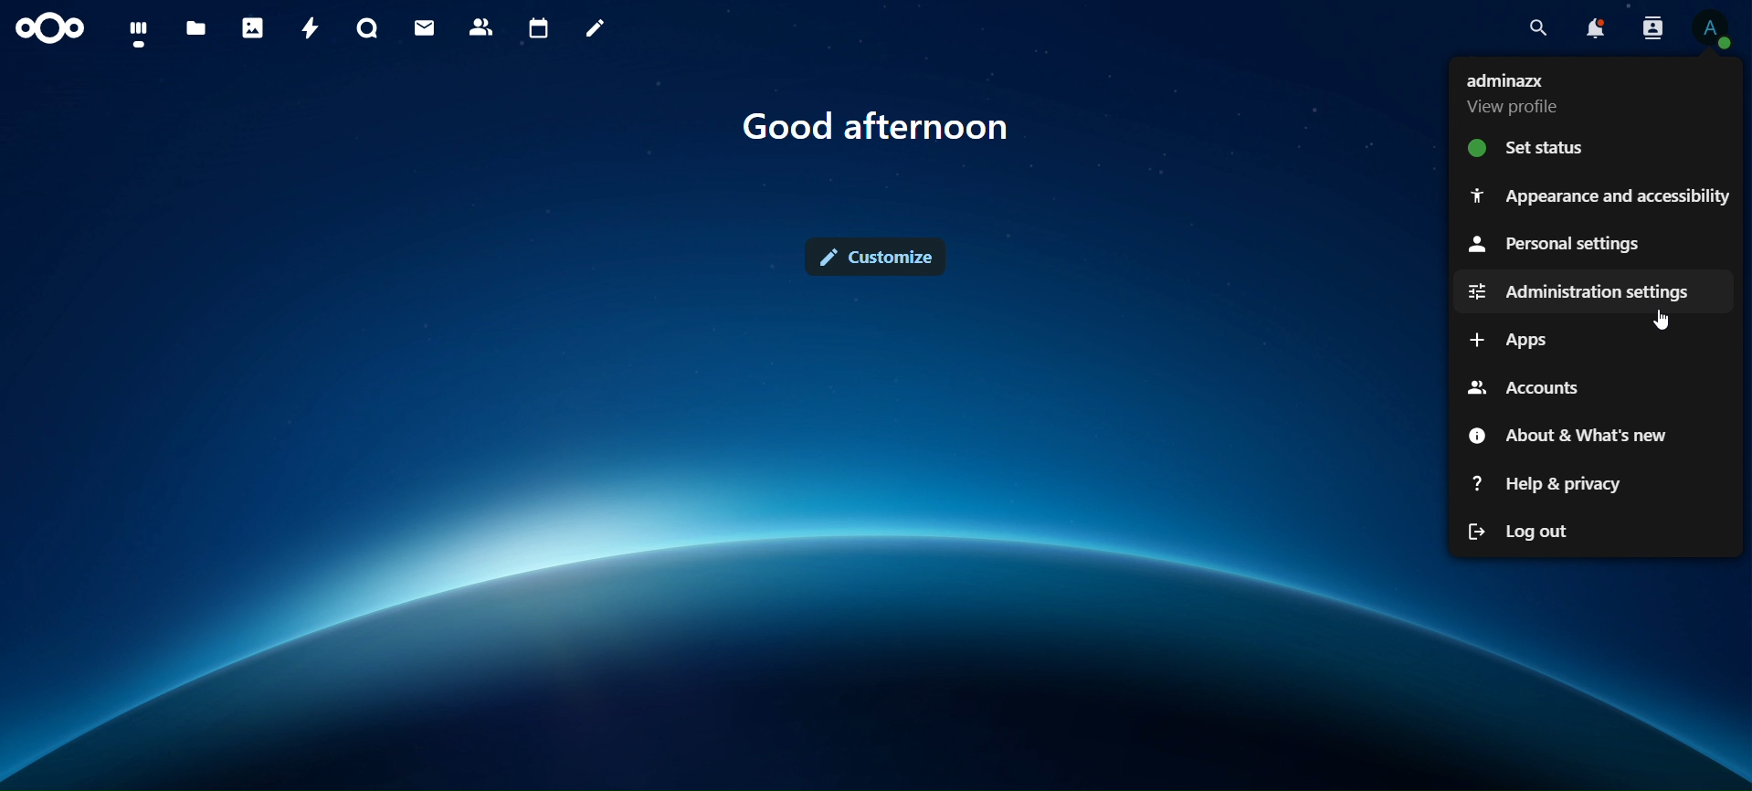 The width and height of the screenshot is (1752, 791). Describe the element at coordinates (1525, 533) in the screenshot. I see `log out` at that location.